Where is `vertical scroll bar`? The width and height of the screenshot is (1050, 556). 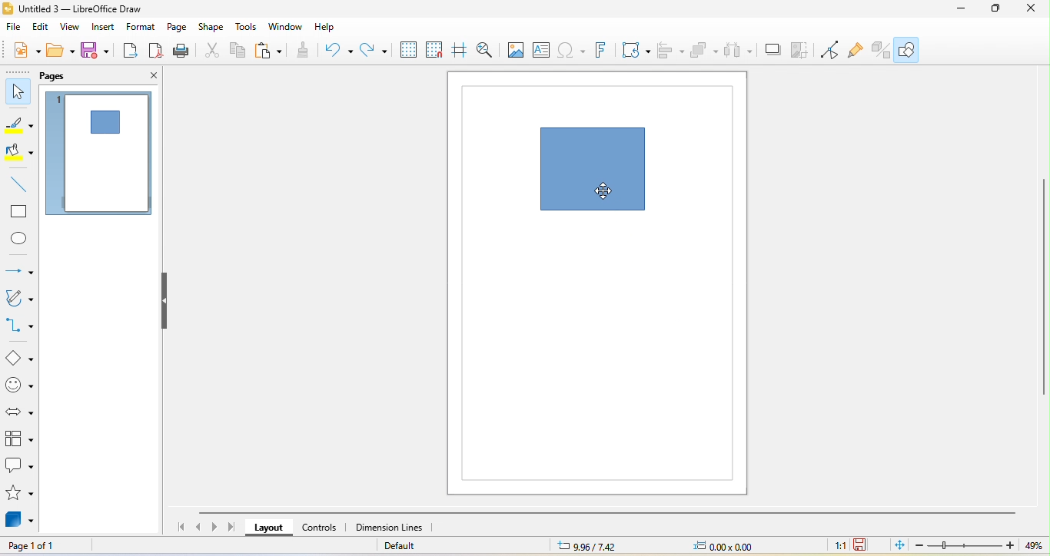 vertical scroll bar is located at coordinates (1043, 288).